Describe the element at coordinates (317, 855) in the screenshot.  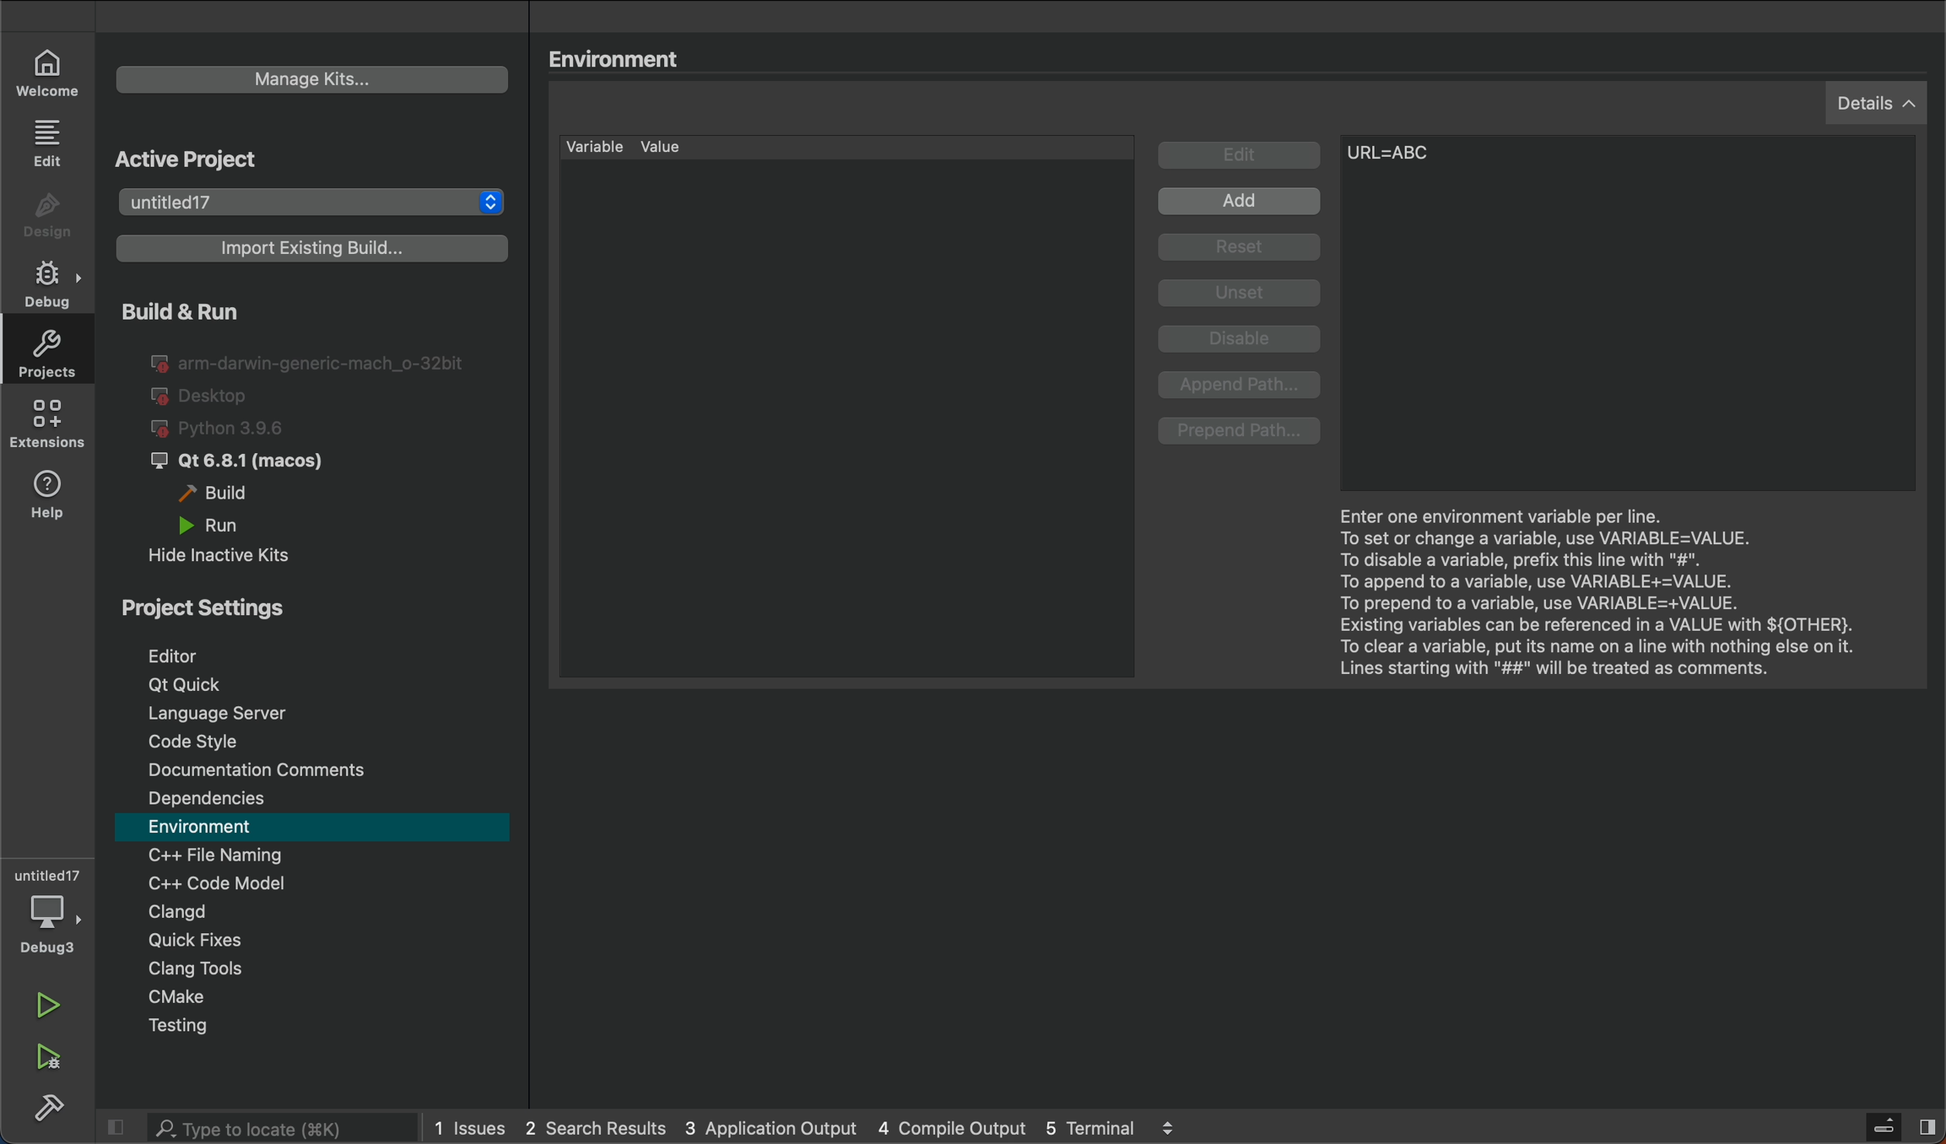
I see `file naming` at that location.